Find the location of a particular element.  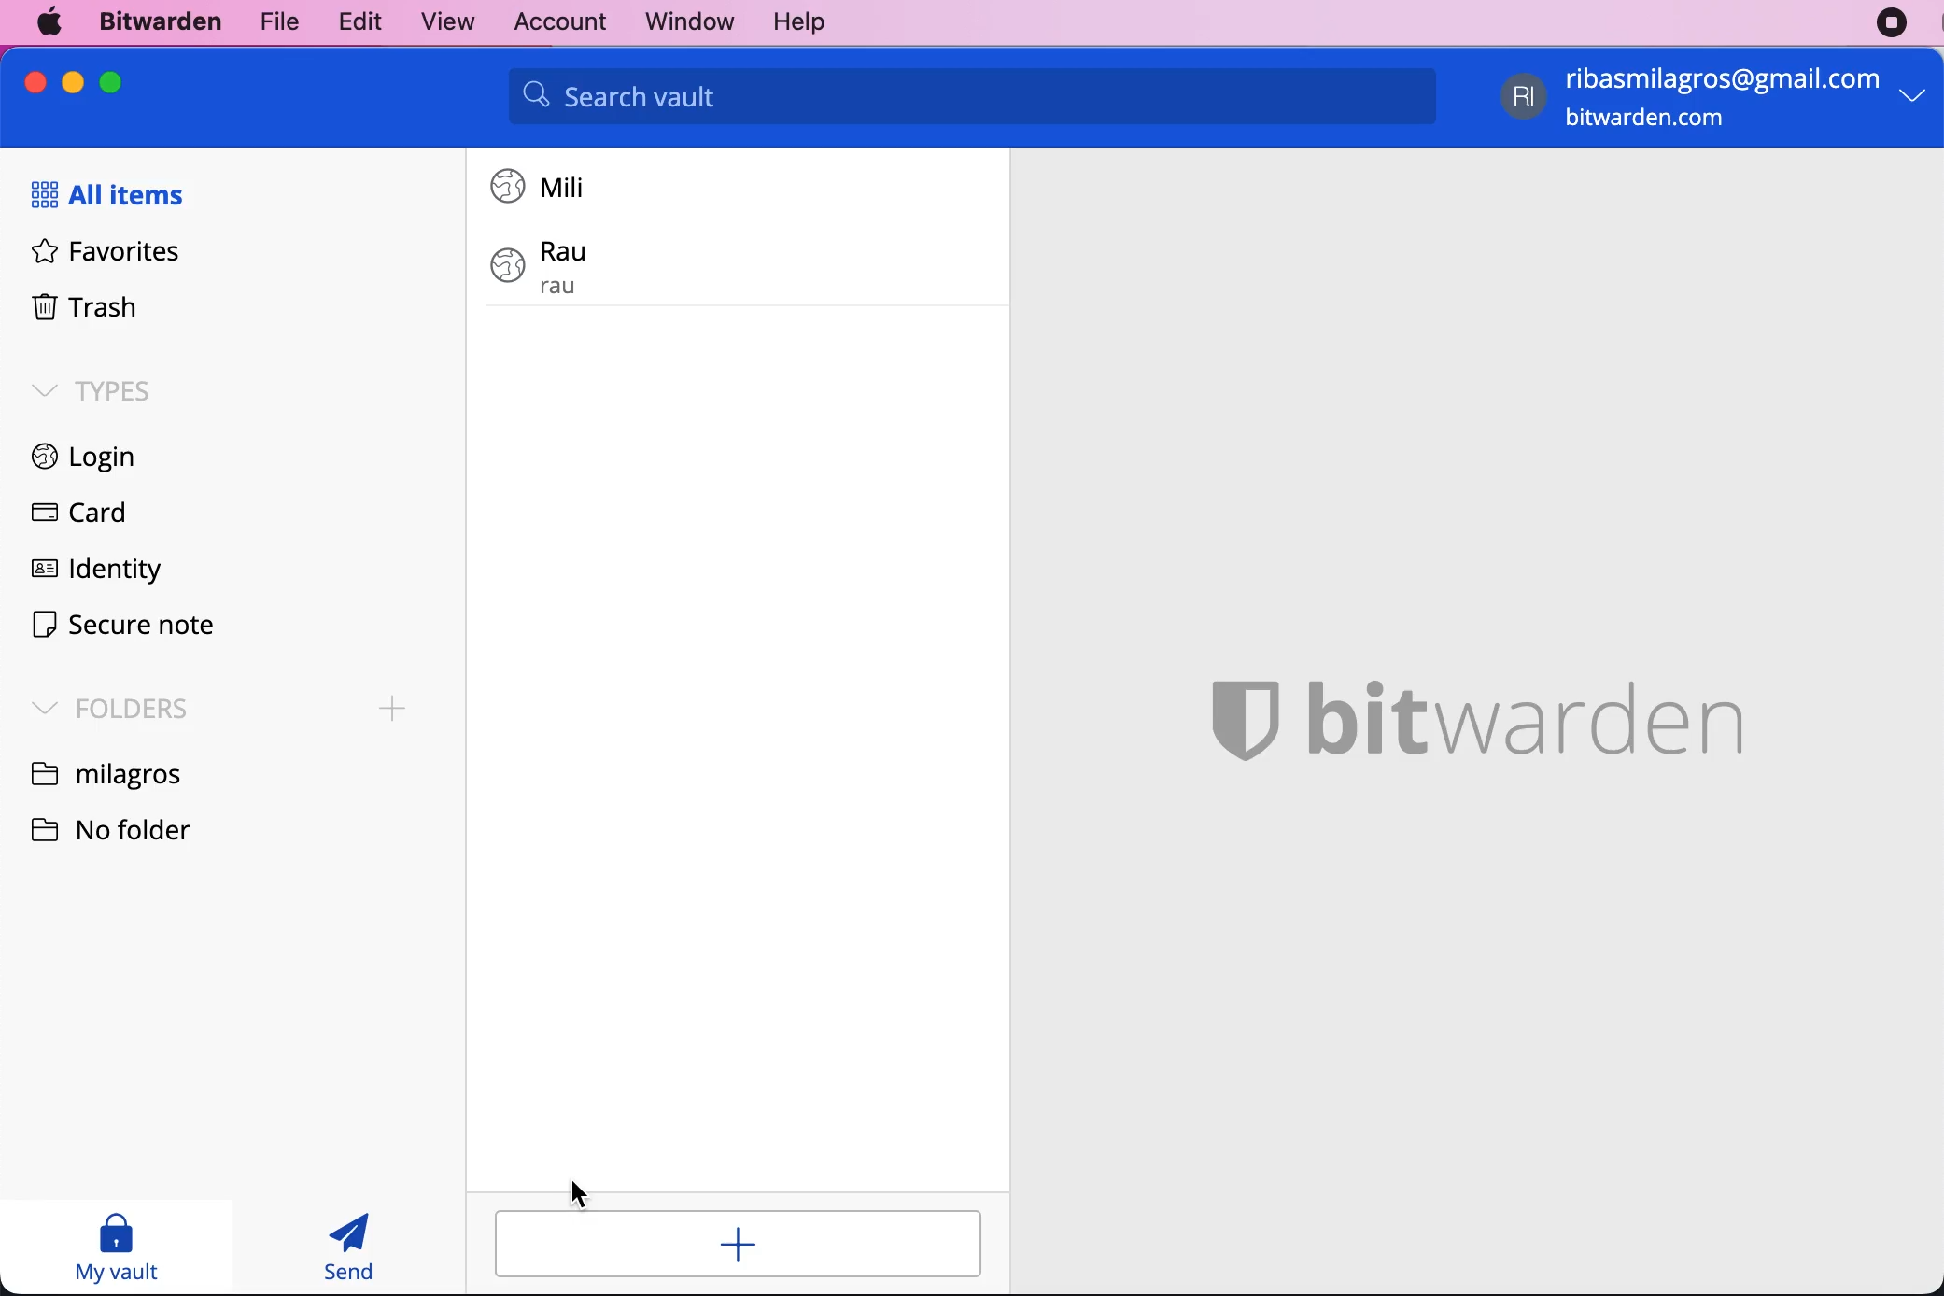

my vault is located at coordinates (116, 1247).